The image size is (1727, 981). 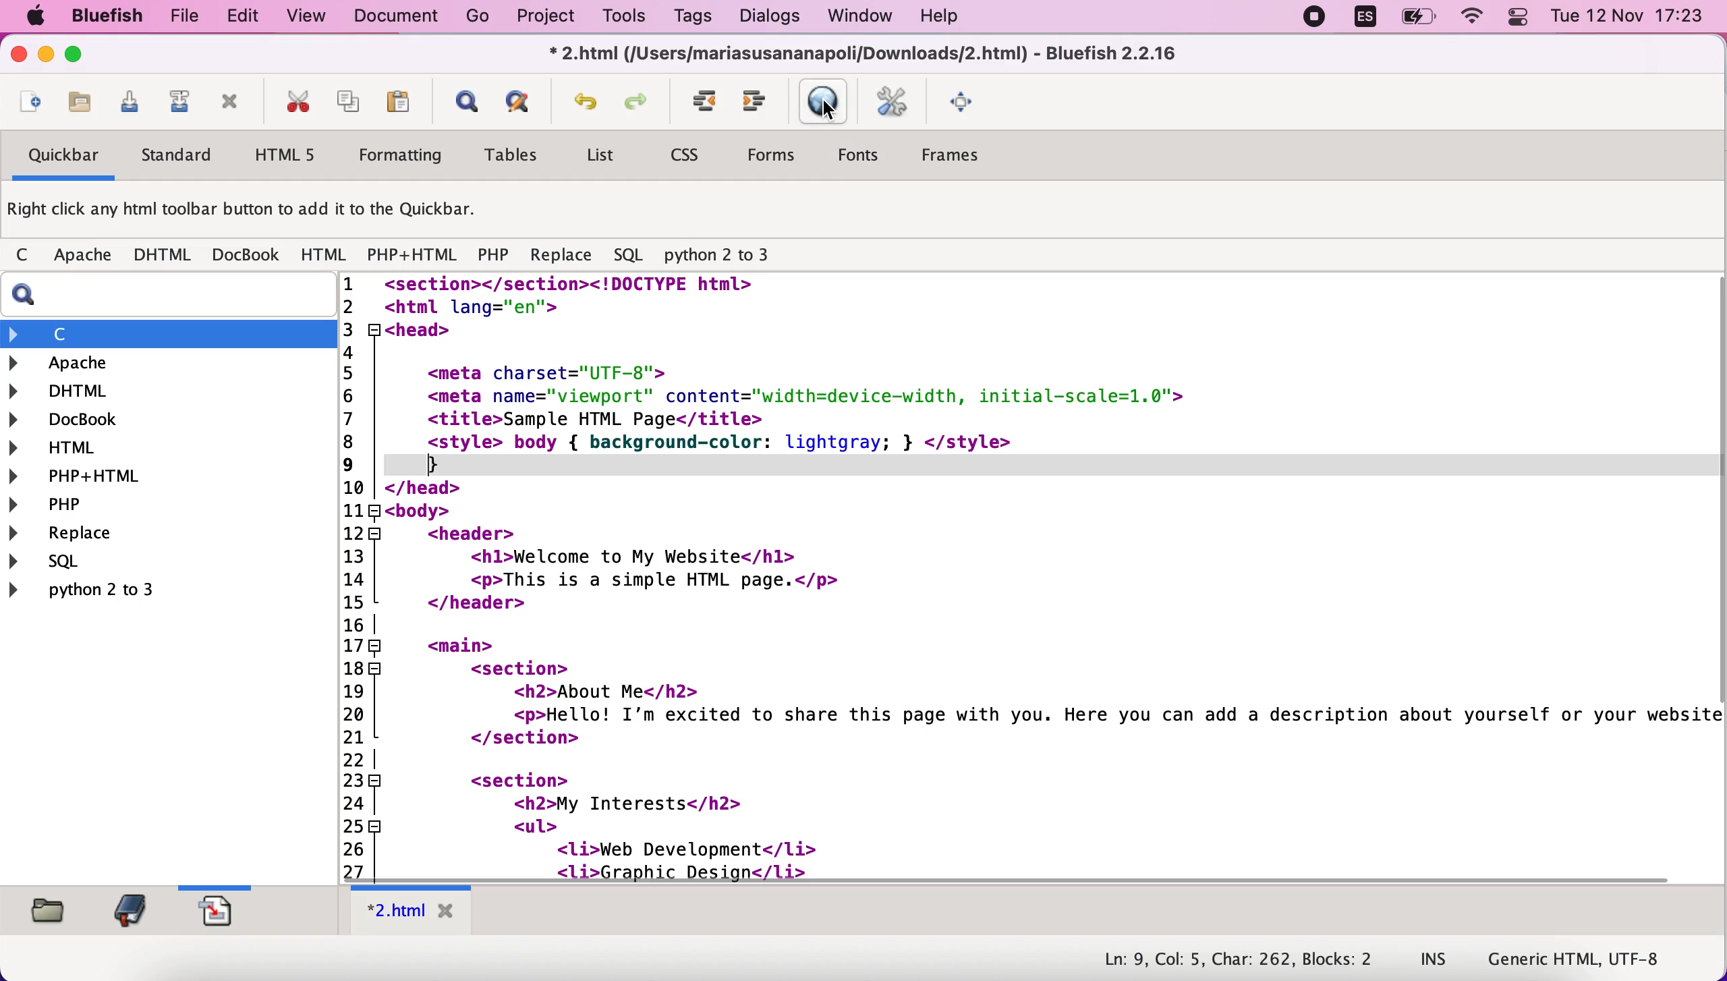 What do you see at coordinates (408, 154) in the screenshot?
I see `formatting` at bounding box center [408, 154].